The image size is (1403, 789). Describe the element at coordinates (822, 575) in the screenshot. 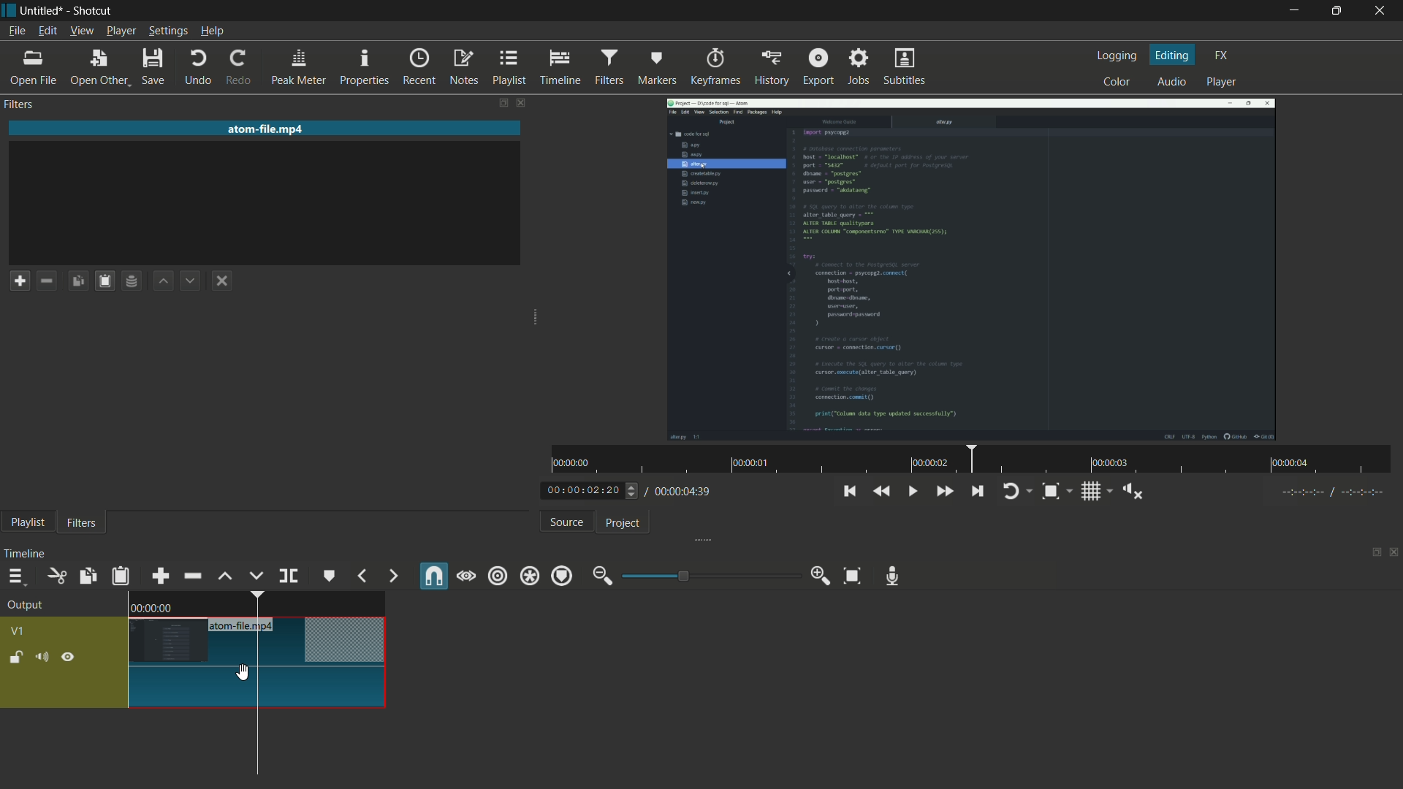

I see `zoom in` at that location.